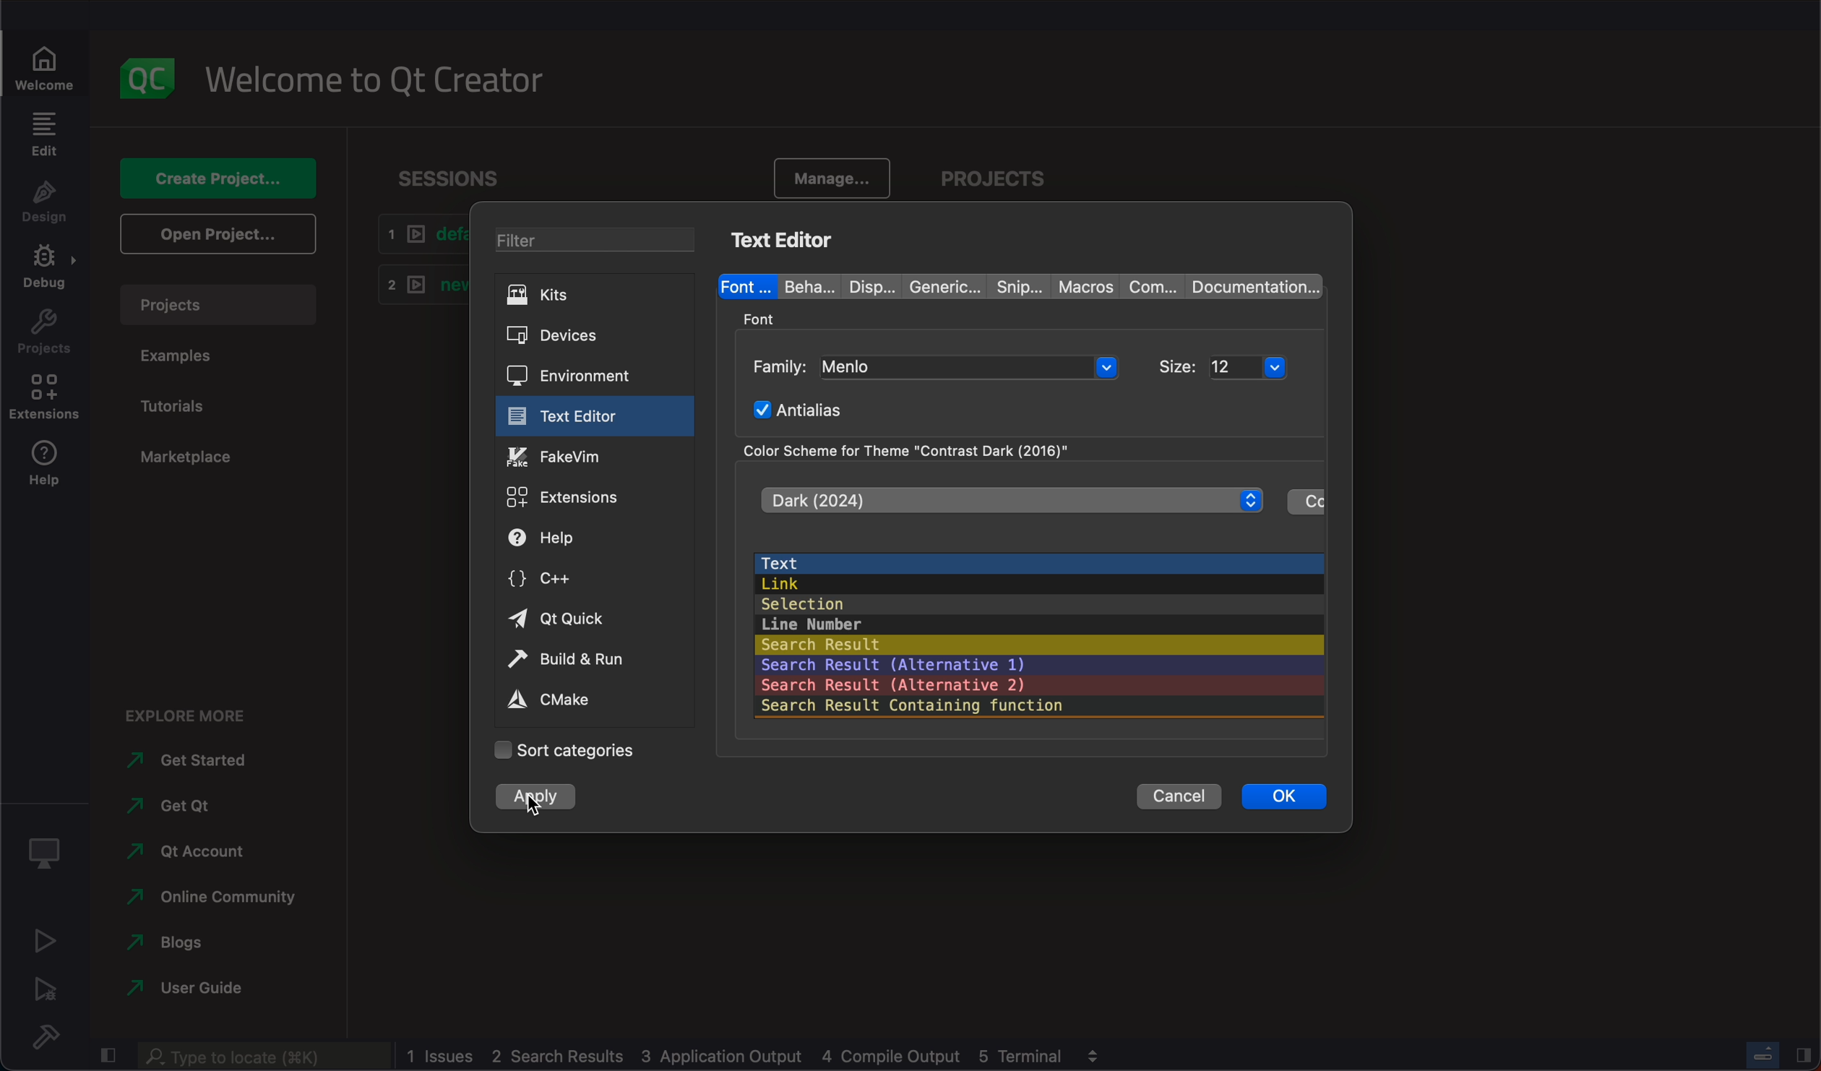 This screenshot has height=1071, width=1821. What do you see at coordinates (1181, 800) in the screenshot?
I see `cancel` at bounding box center [1181, 800].